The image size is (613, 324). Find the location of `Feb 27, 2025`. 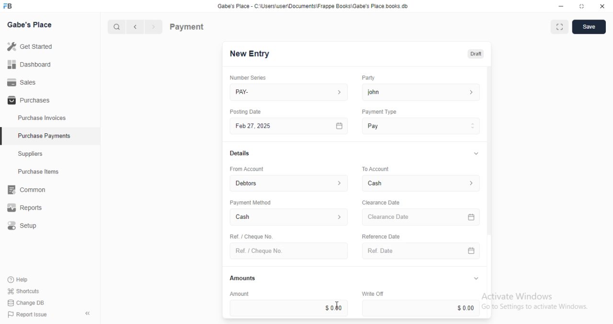

Feb 27, 2025 is located at coordinates (290, 126).